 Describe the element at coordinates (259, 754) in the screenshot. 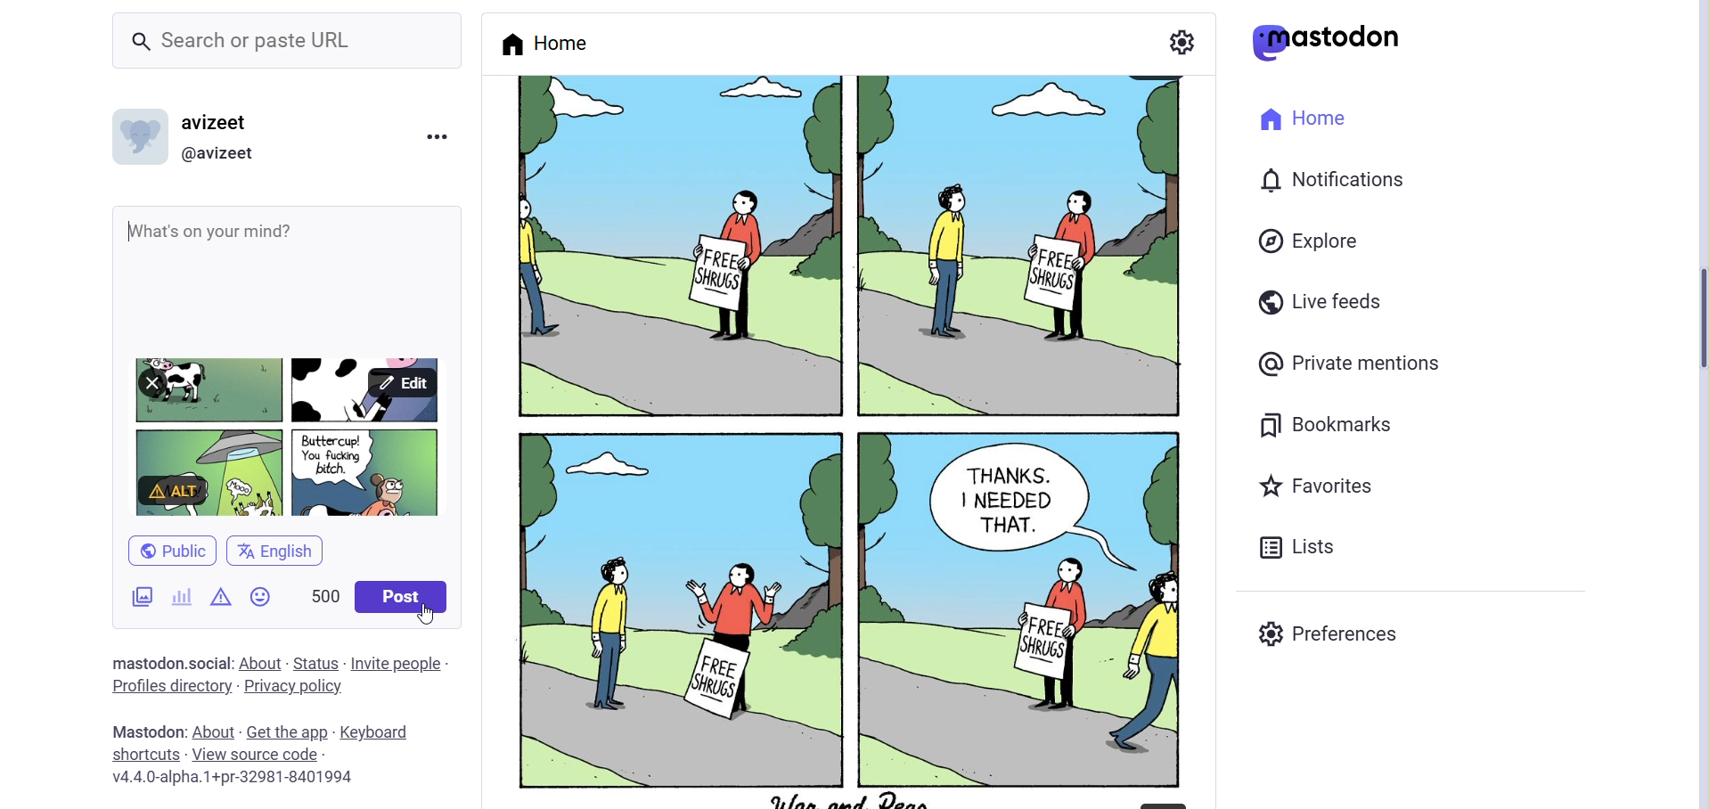

I see `View Source Code` at that location.